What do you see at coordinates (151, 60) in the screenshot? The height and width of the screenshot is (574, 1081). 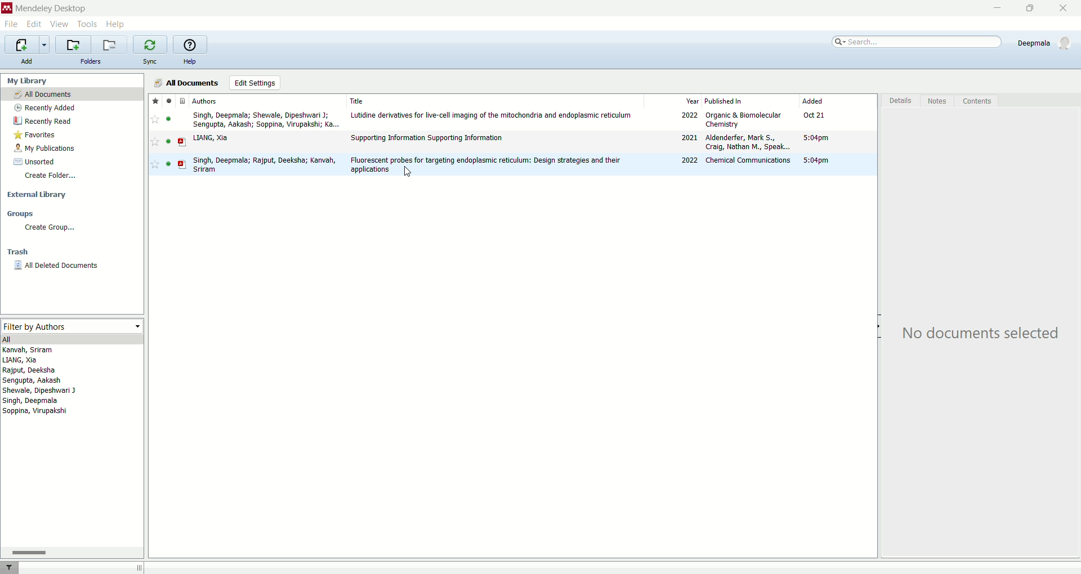 I see `sync` at bounding box center [151, 60].